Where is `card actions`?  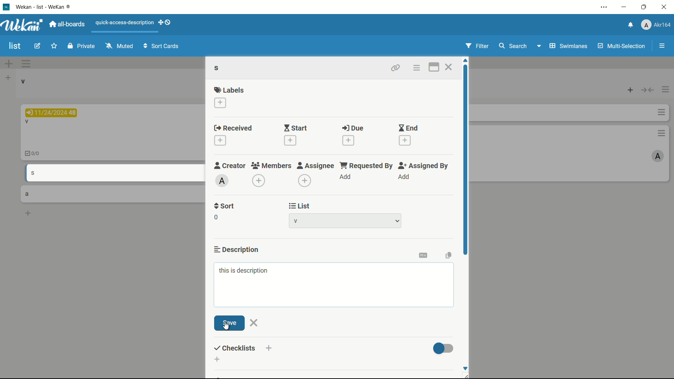 card actions is located at coordinates (416, 68).